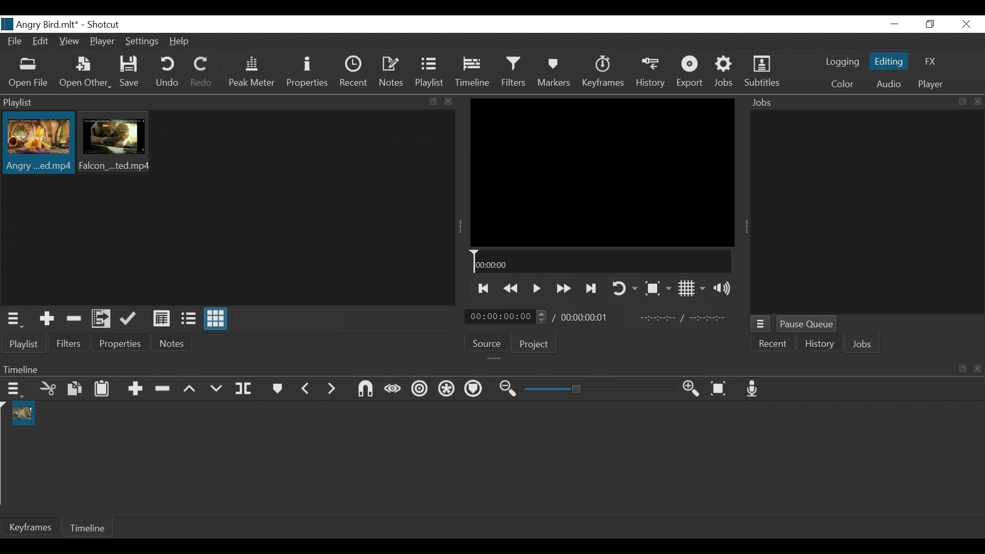  What do you see at coordinates (725, 73) in the screenshot?
I see `Jobs` at bounding box center [725, 73].